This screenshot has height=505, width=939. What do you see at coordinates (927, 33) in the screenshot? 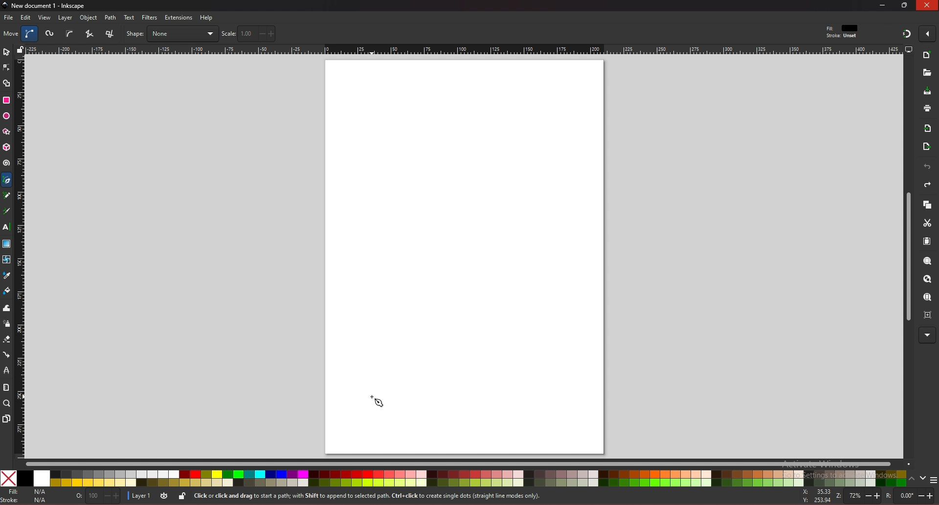
I see `enable snapping` at bounding box center [927, 33].